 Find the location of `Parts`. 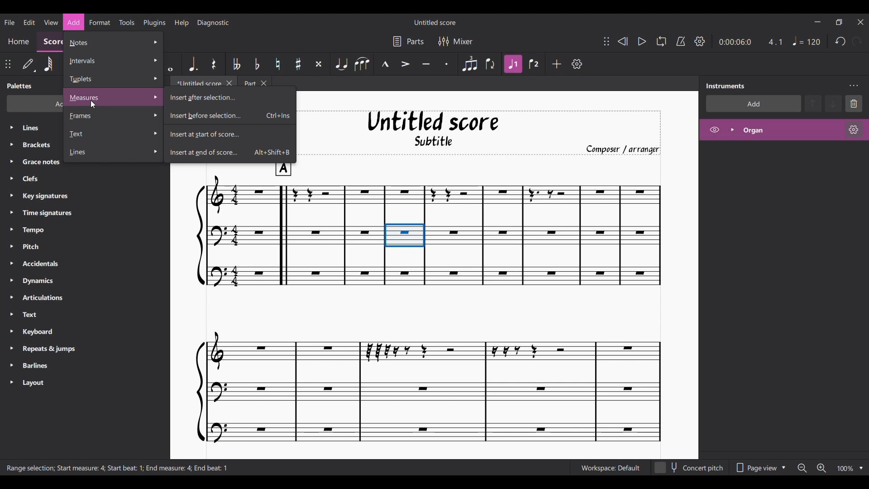

Parts is located at coordinates (408, 42).